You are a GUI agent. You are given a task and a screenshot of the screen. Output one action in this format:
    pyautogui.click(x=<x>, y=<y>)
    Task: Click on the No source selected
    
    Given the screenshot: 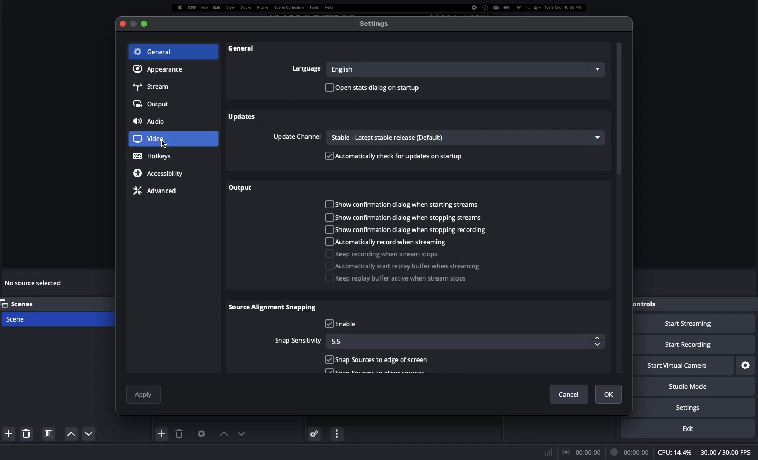 What is the action you would take?
    pyautogui.click(x=35, y=285)
    